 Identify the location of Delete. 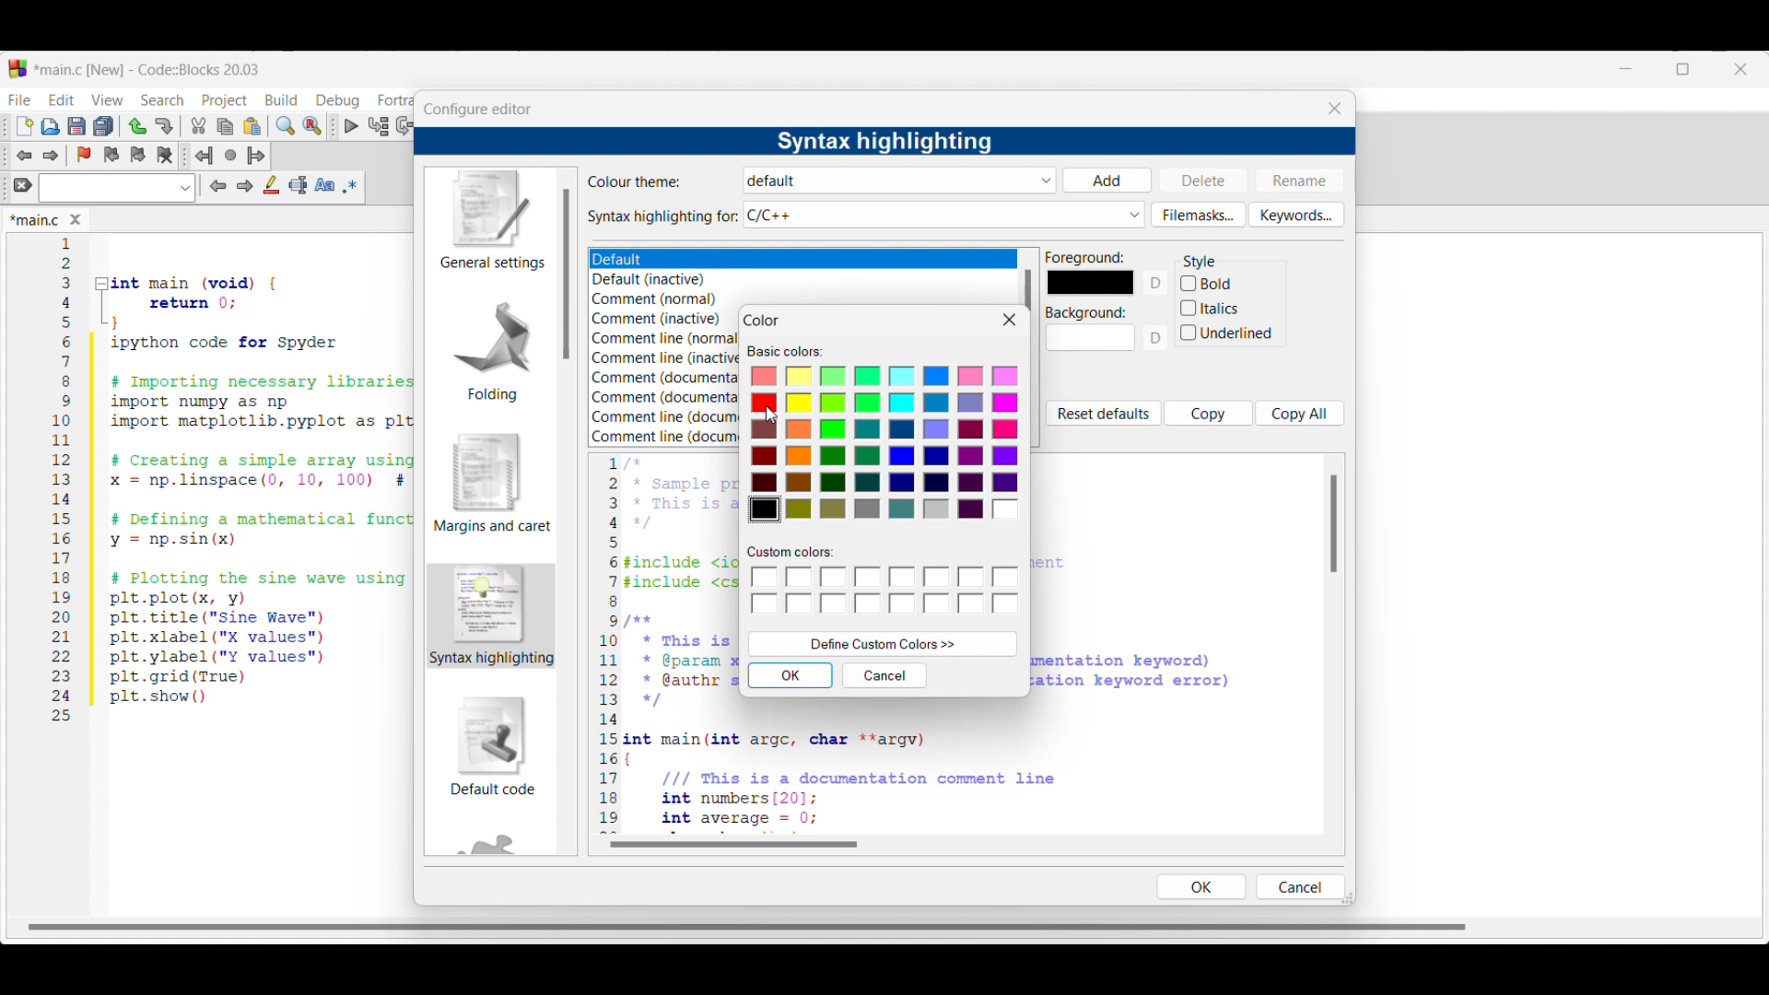
(1204, 179).